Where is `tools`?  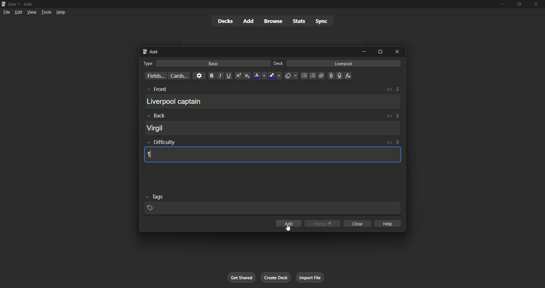 tools is located at coordinates (46, 12).